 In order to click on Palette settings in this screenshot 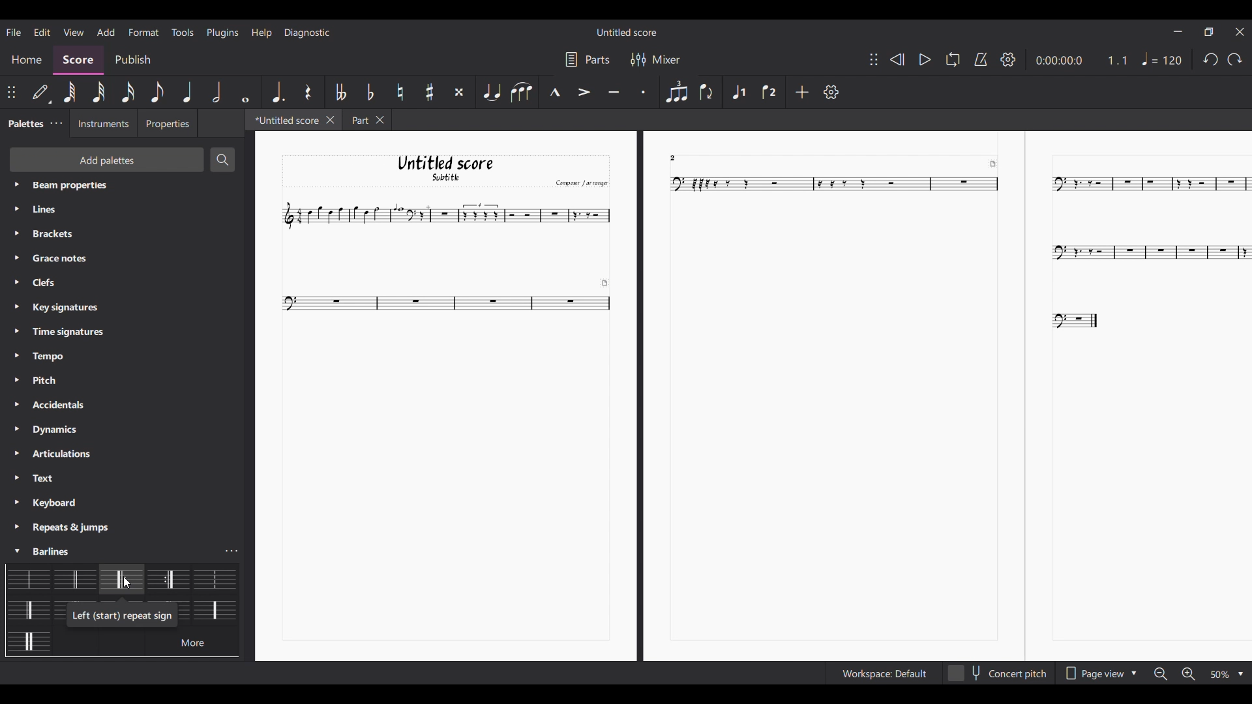, I will do `click(47, 404)`.